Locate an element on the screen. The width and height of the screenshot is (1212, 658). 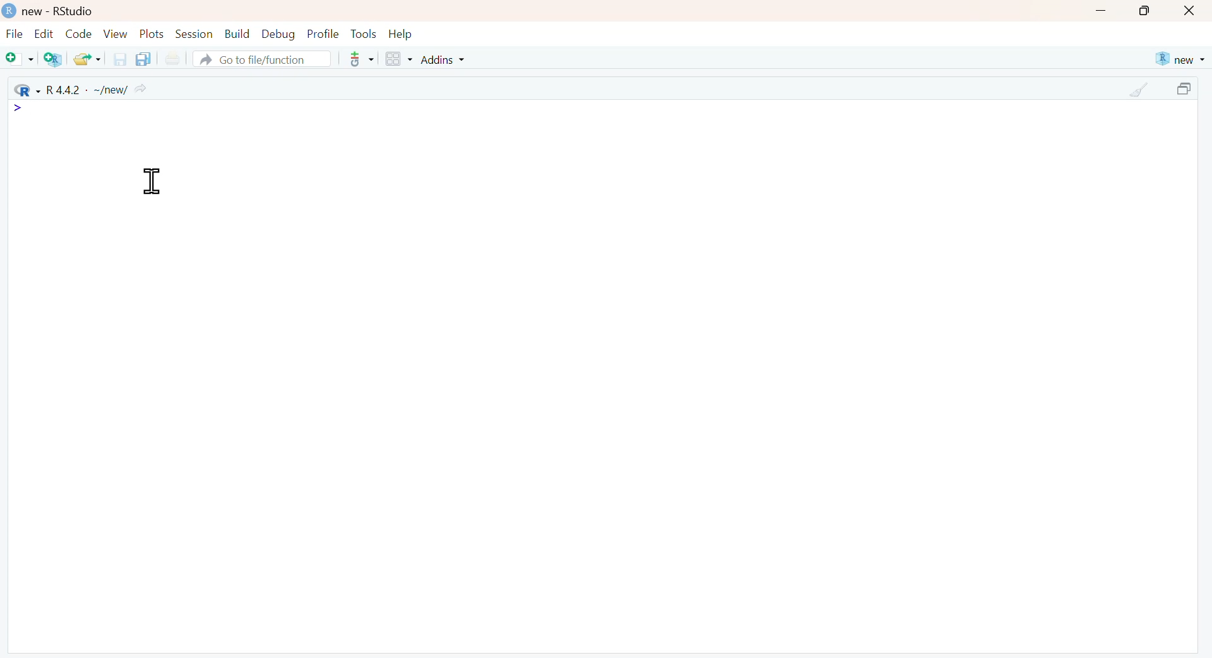
R 4.4.2 - ~/new/ is located at coordinates (81, 89).